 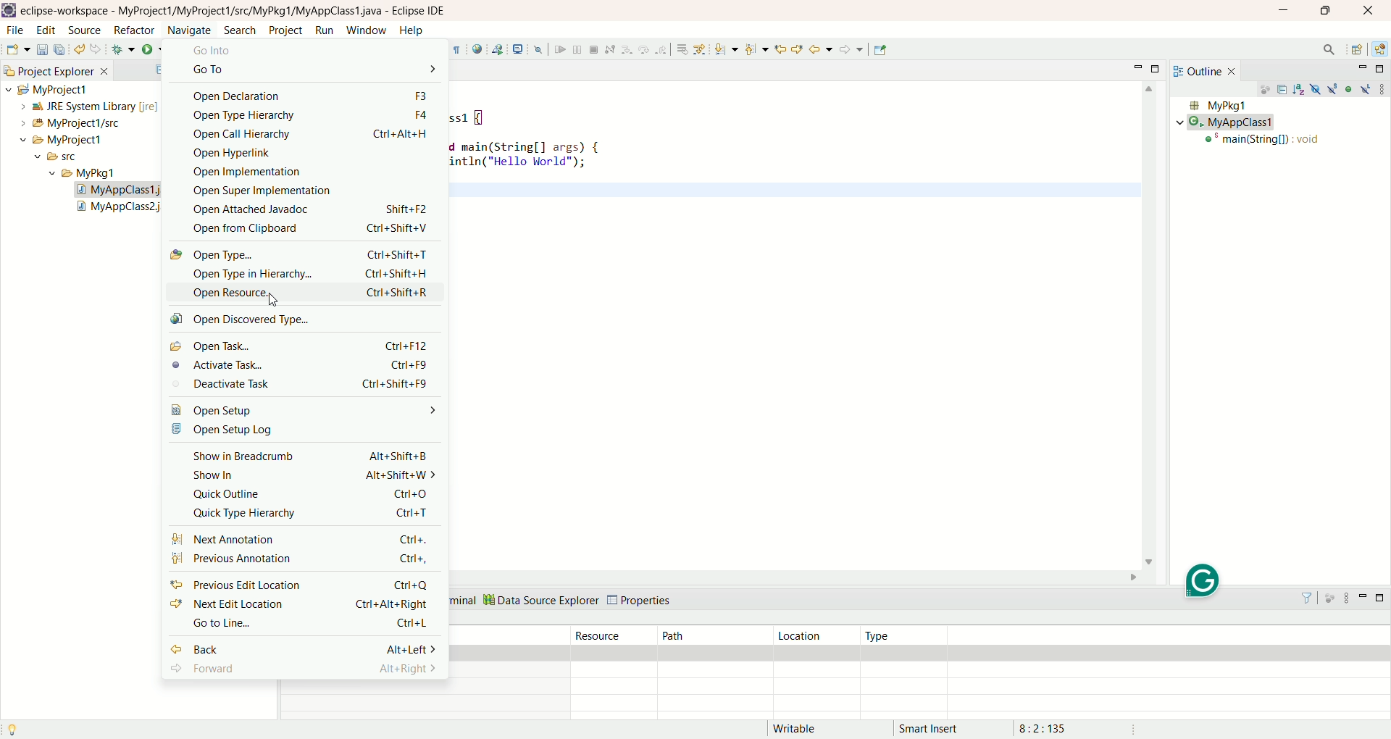 I want to click on help, so click(x=410, y=31).